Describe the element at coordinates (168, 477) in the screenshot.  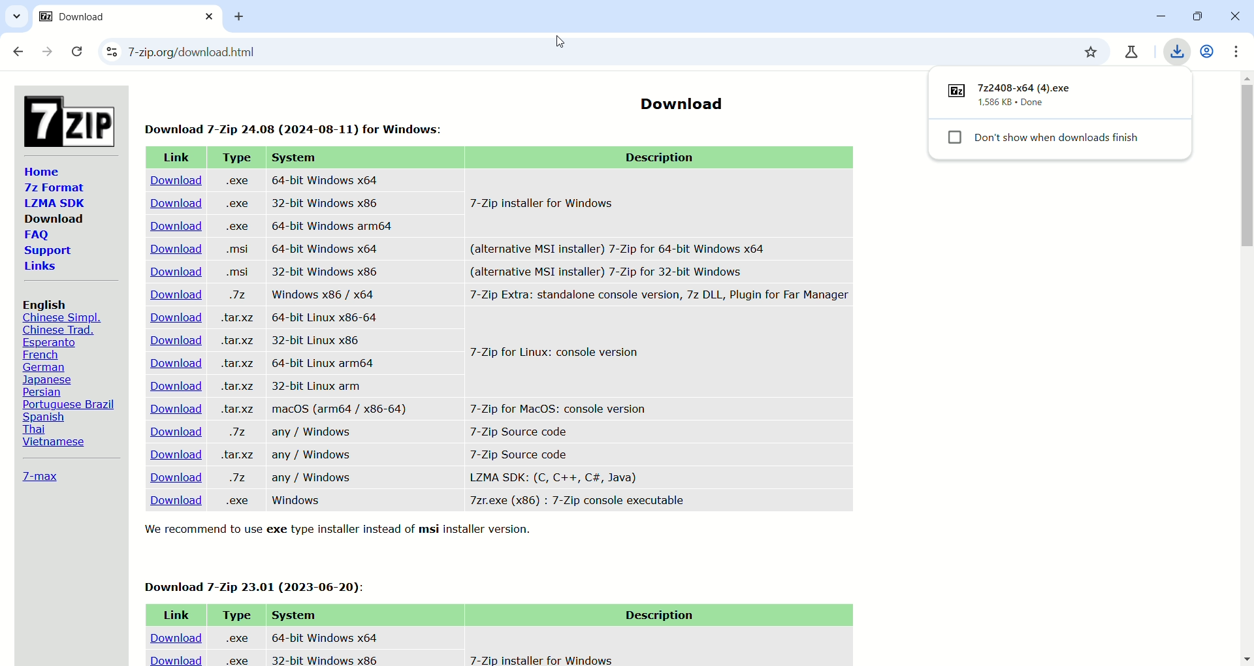
I see `Download` at that location.